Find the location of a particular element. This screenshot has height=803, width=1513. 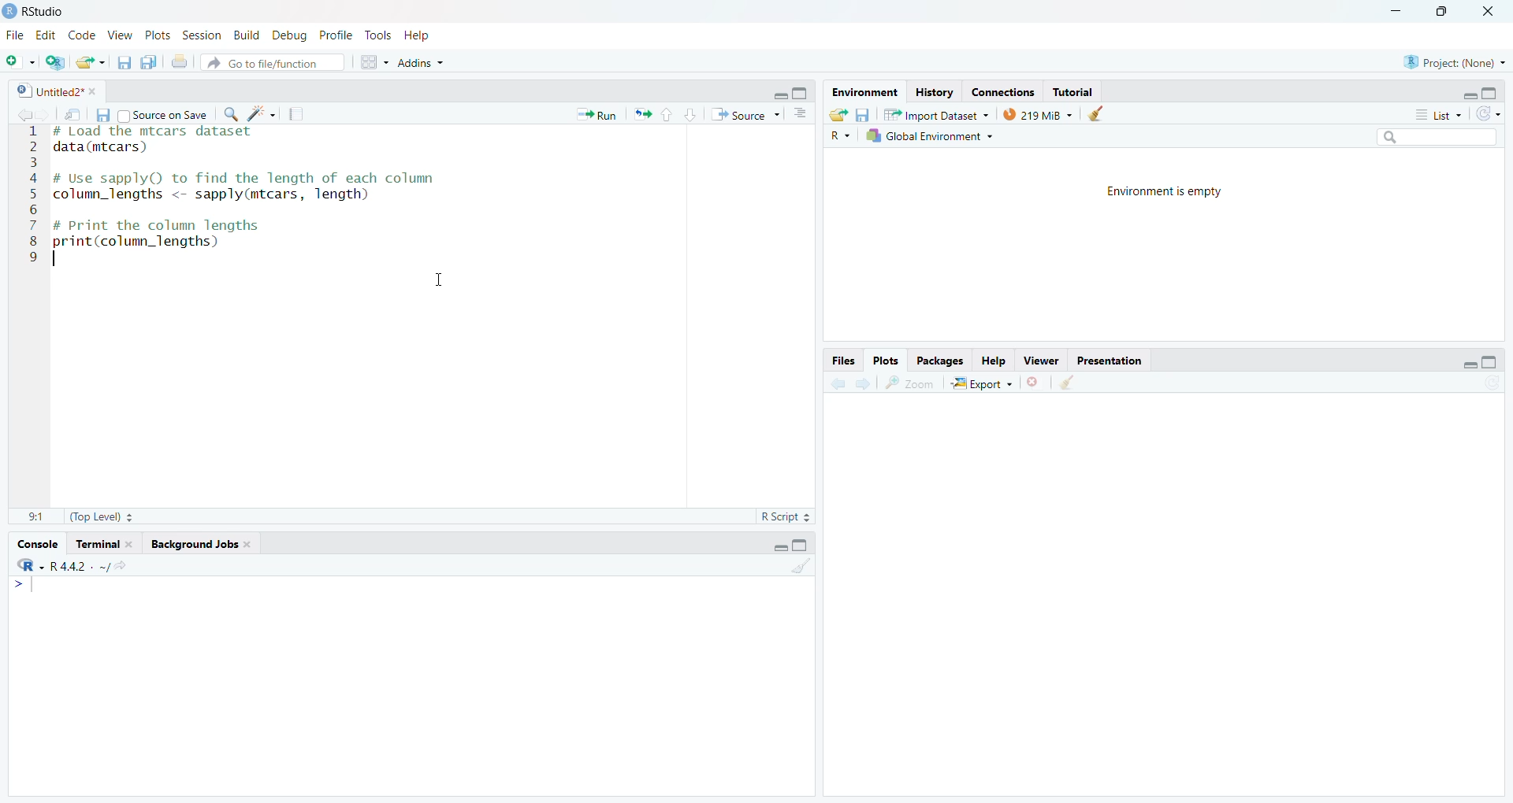

Addins ~ is located at coordinates (421, 63).